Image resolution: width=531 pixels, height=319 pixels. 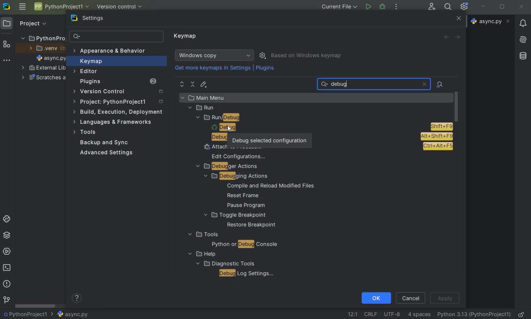 I want to click on database, so click(x=524, y=55).